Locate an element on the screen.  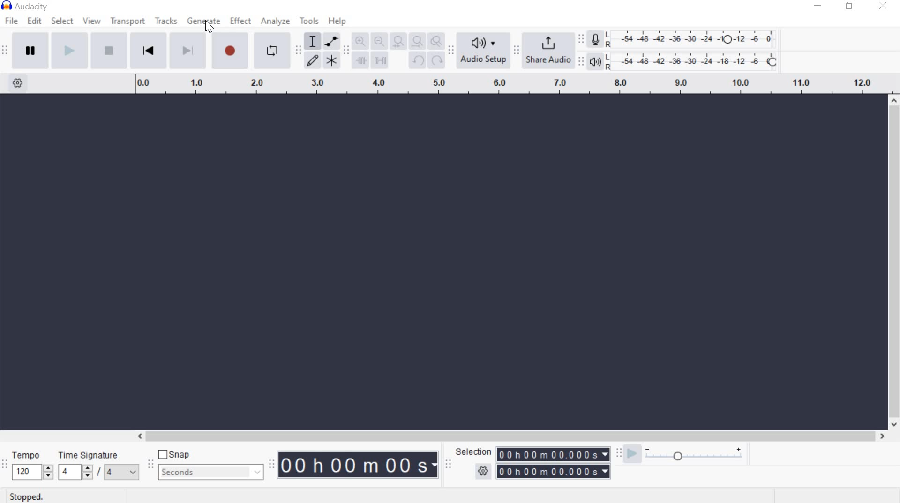
Looping Region is located at coordinates (509, 84).